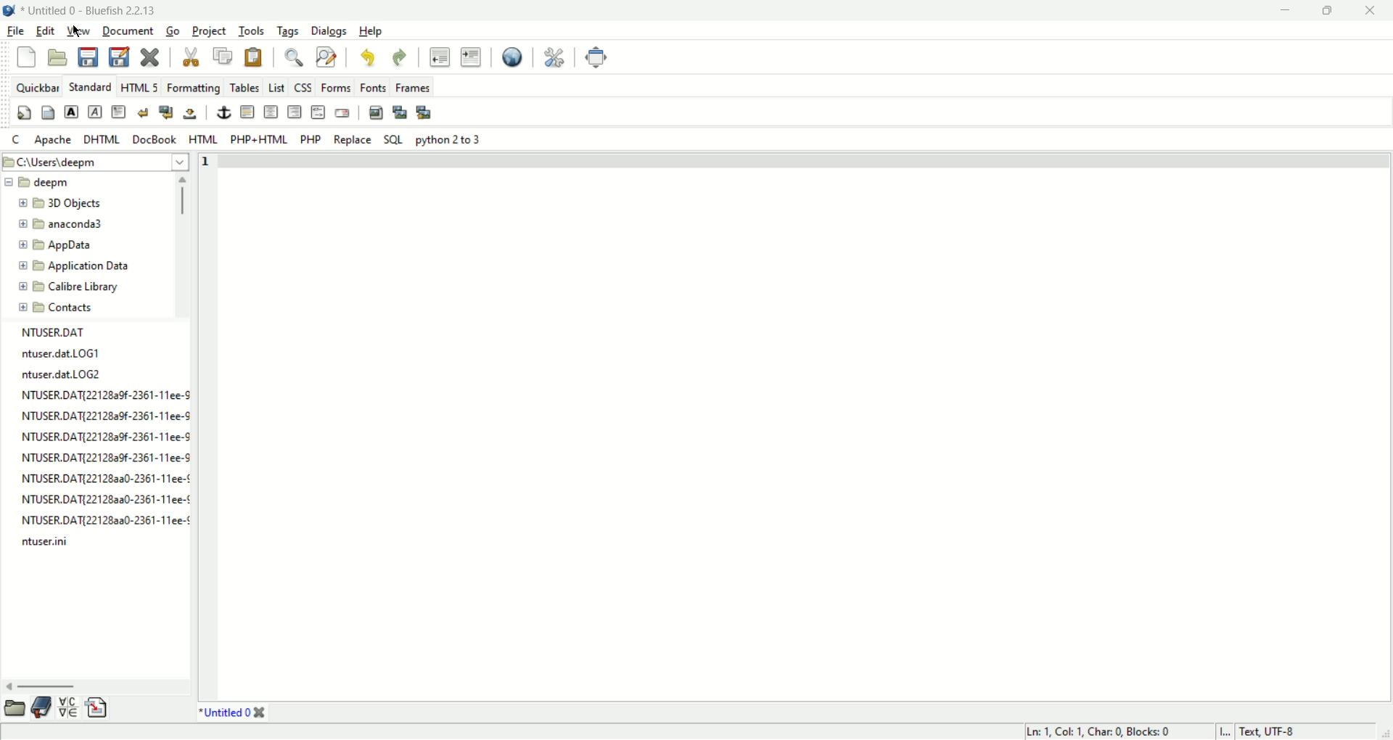 Image resolution: width=1393 pixels, height=740 pixels. What do you see at coordinates (290, 30) in the screenshot?
I see `tags` at bounding box center [290, 30].